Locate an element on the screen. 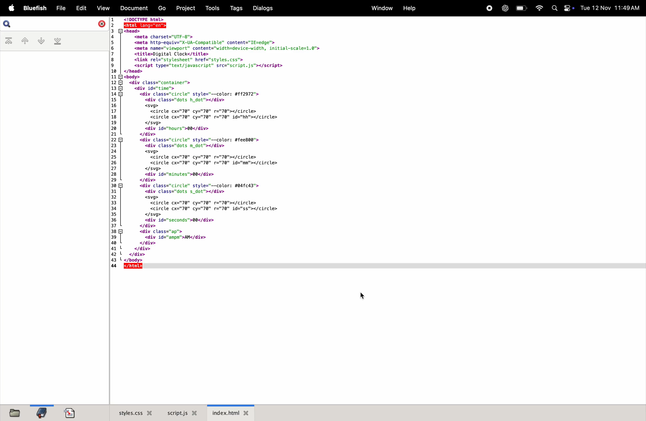  index.html is located at coordinates (230, 412).